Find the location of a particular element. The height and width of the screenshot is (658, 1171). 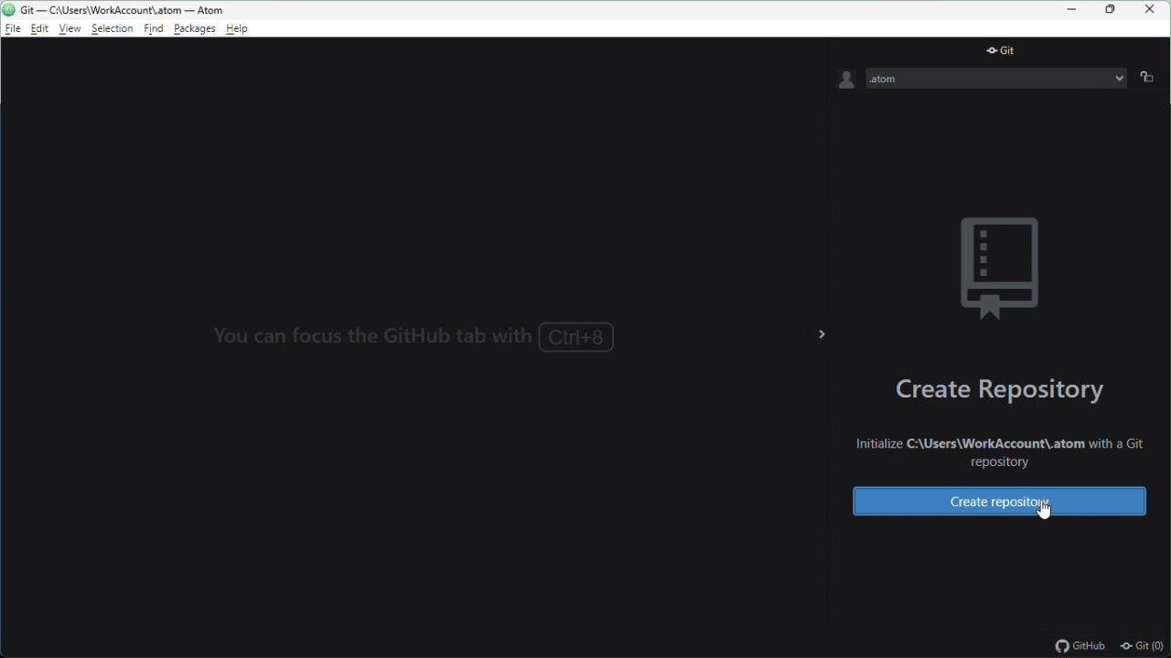

You can focus the GitHub tab with Ctrl+8 is located at coordinates (415, 341).